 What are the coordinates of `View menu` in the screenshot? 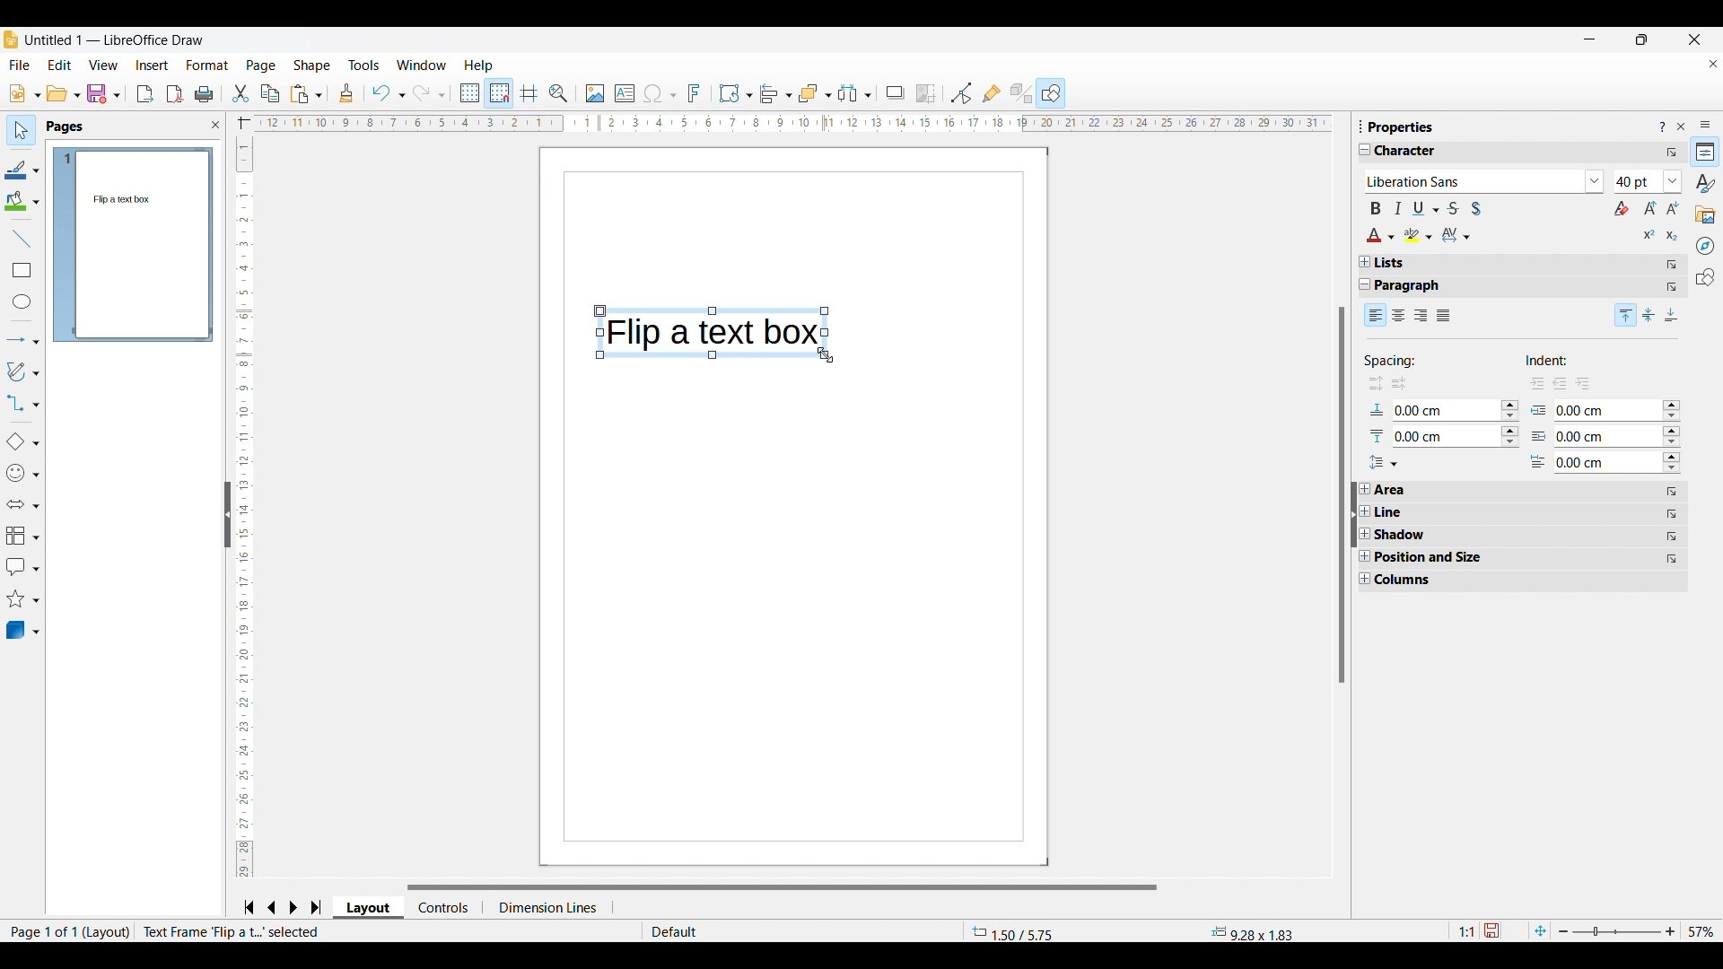 It's located at (103, 65).